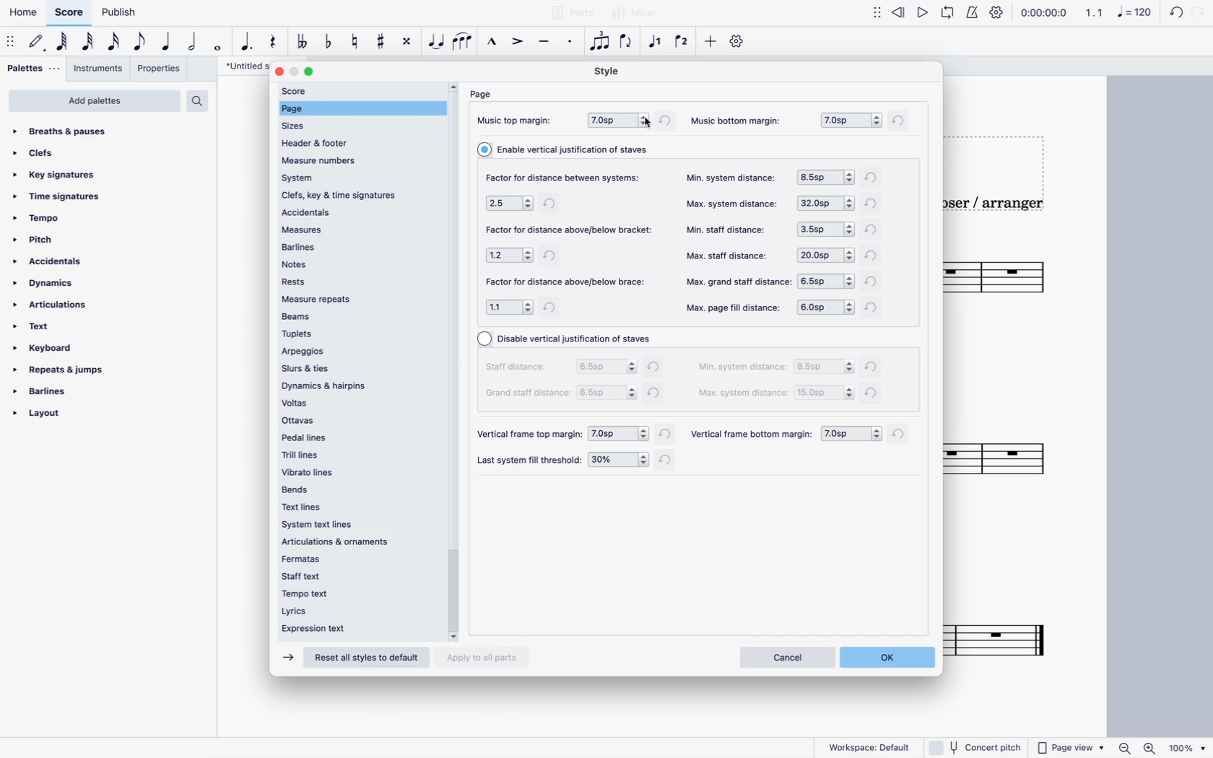 This screenshot has width=1213, height=758. Describe the element at coordinates (553, 255) in the screenshot. I see `refresh` at that location.